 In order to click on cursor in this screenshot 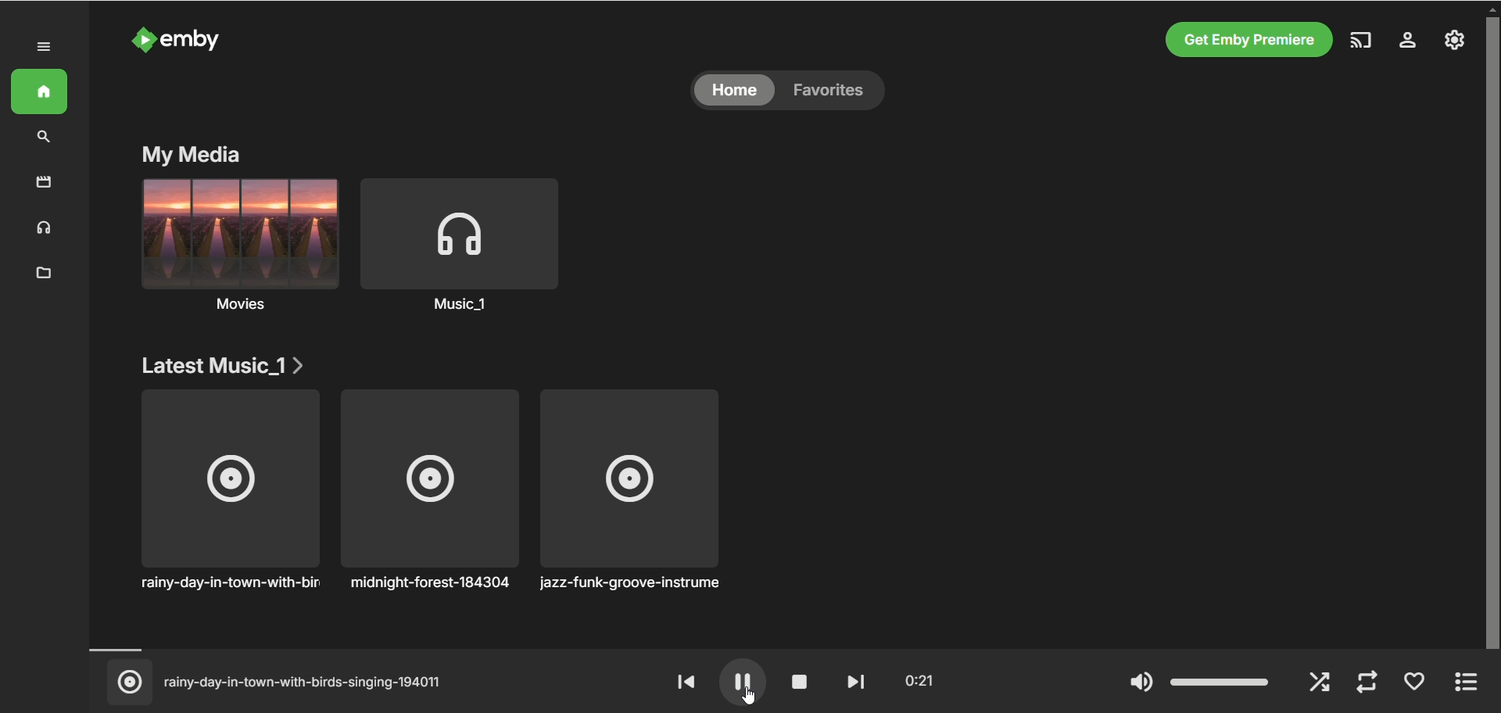, I will do `click(751, 697)`.